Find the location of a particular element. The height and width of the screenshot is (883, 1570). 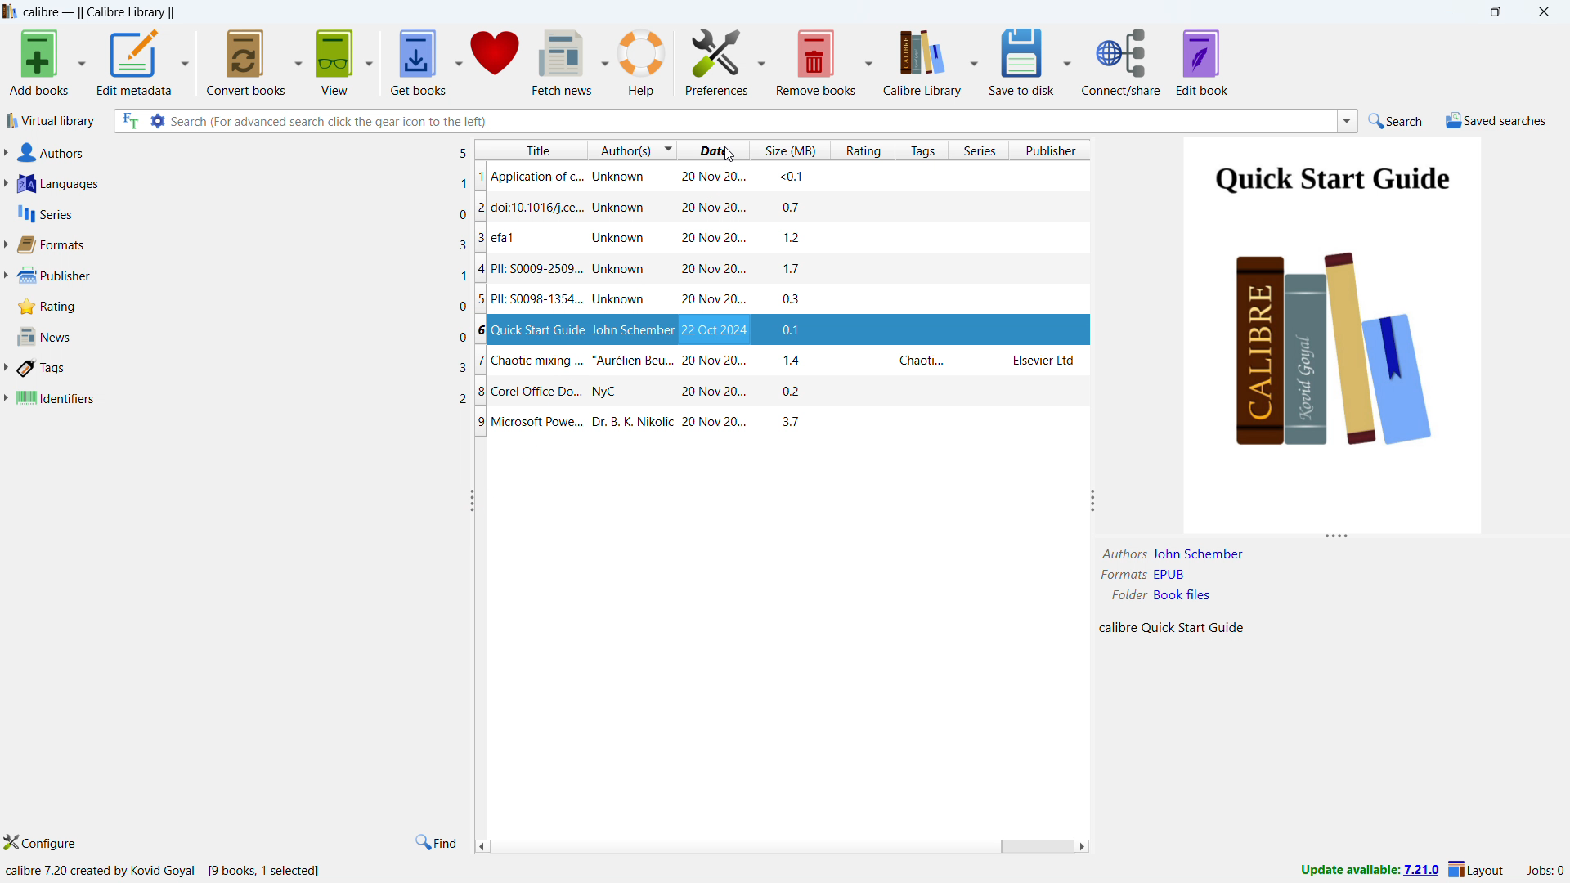

view is located at coordinates (336, 60).